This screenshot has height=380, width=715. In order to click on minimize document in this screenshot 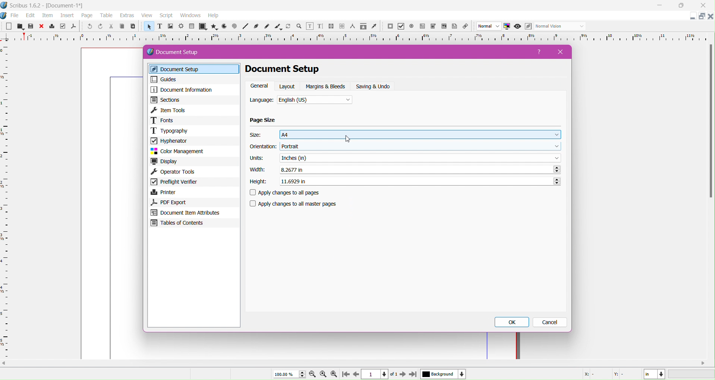, I will do `click(690, 18)`.